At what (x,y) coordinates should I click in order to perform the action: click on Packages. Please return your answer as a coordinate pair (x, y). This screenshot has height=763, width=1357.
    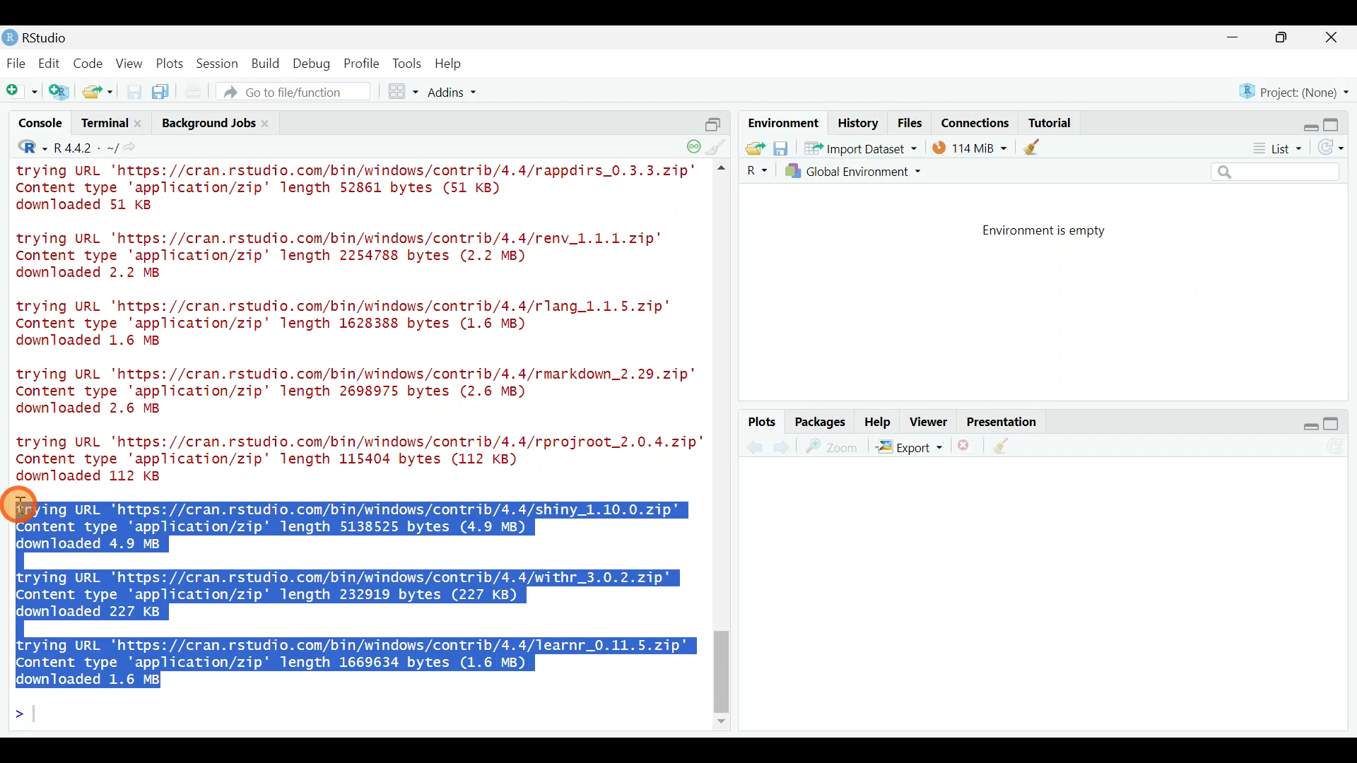
    Looking at the image, I should click on (819, 421).